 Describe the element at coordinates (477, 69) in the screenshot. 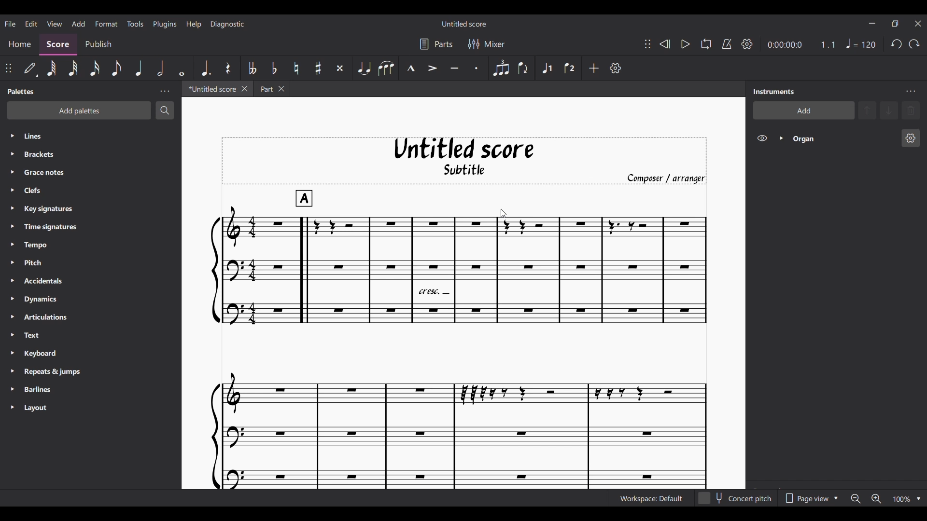

I see `Staccato` at that location.